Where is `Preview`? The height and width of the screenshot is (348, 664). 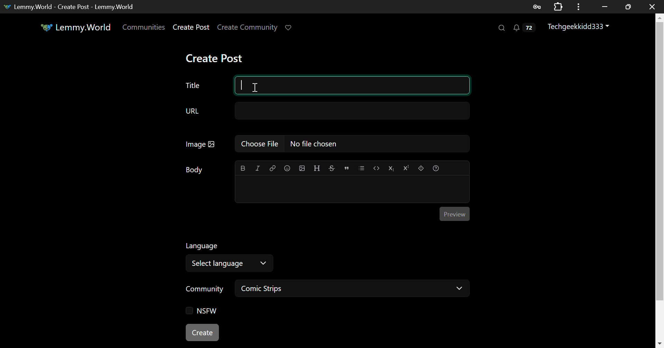
Preview is located at coordinates (454, 213).